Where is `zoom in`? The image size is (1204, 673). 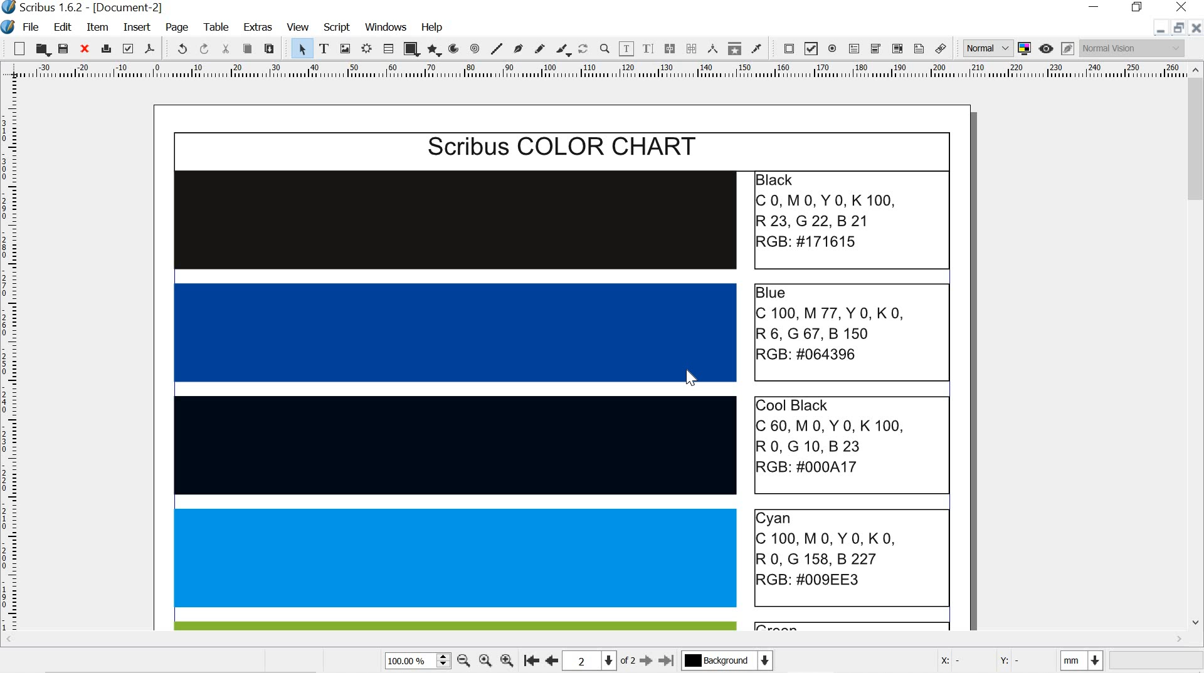
zoom in is located at coordinates (505, 660).